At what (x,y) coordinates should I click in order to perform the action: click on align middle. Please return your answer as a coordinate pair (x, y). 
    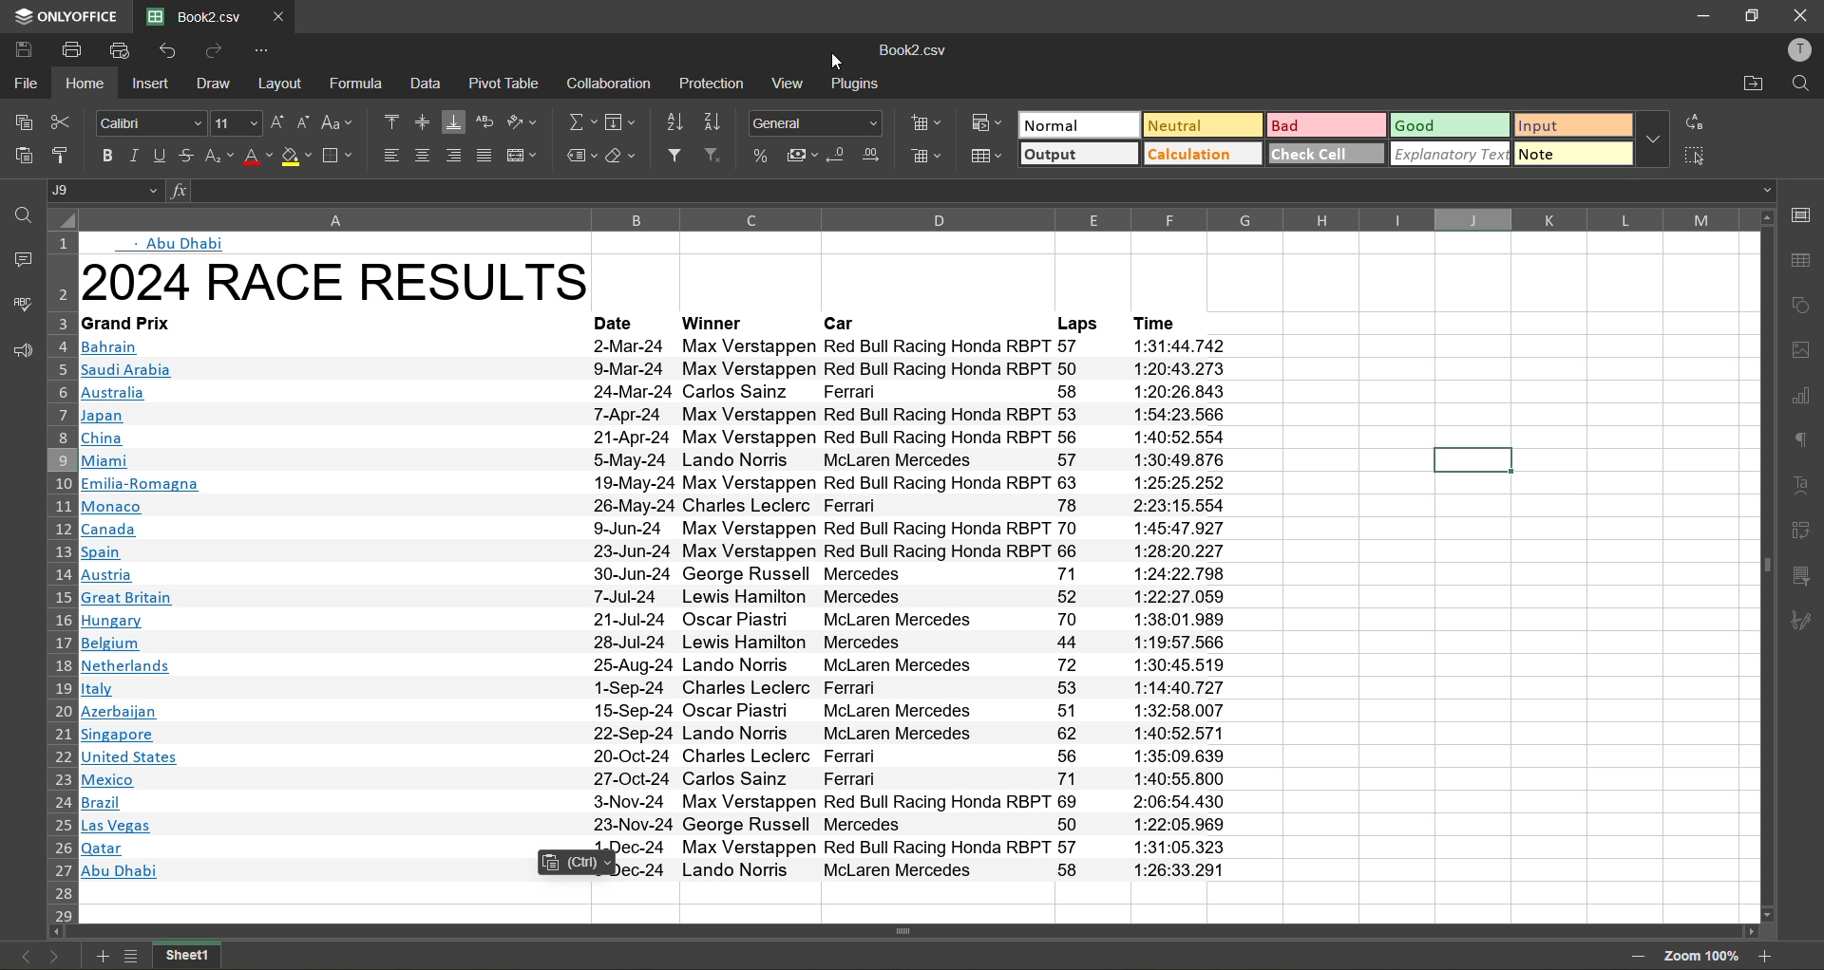
    Looking at the image, I should click on (421, 121).